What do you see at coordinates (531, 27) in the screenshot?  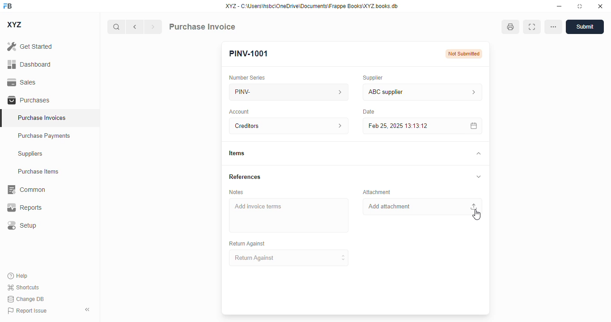 I see `toggle between form and full width` at bounding box center [531, 27].